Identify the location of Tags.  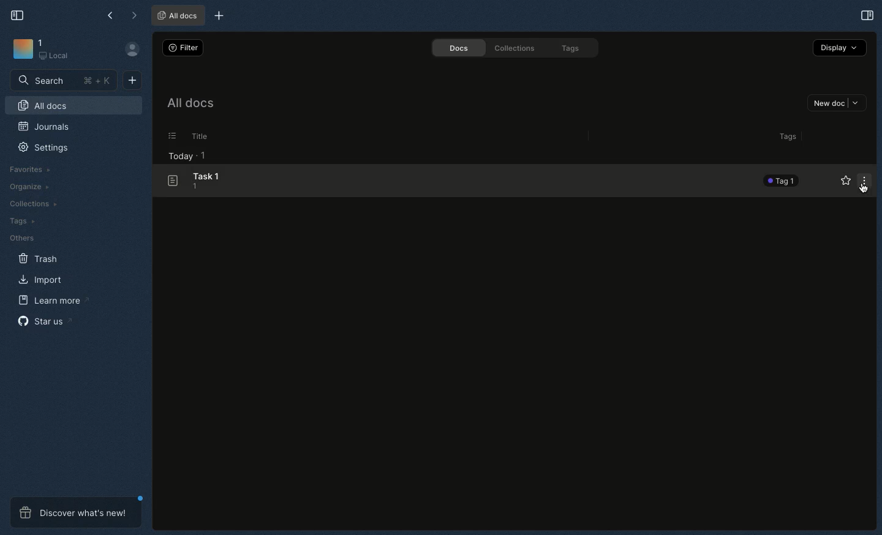
(788, 137).